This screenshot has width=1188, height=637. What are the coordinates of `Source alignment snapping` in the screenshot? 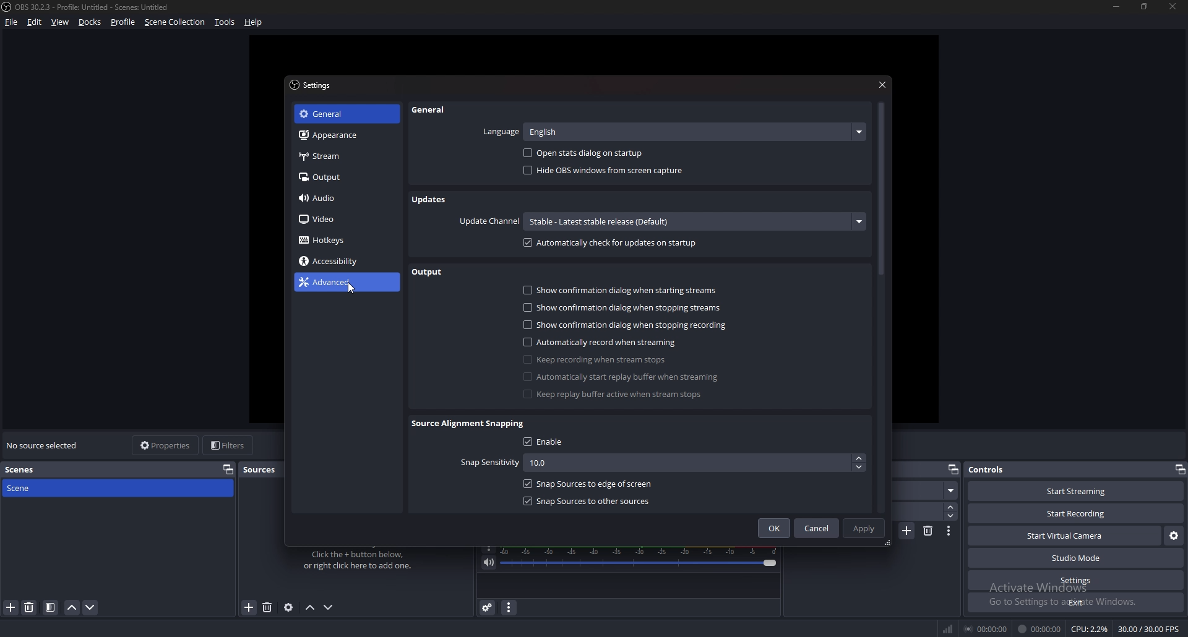 It's located at (470, 424).